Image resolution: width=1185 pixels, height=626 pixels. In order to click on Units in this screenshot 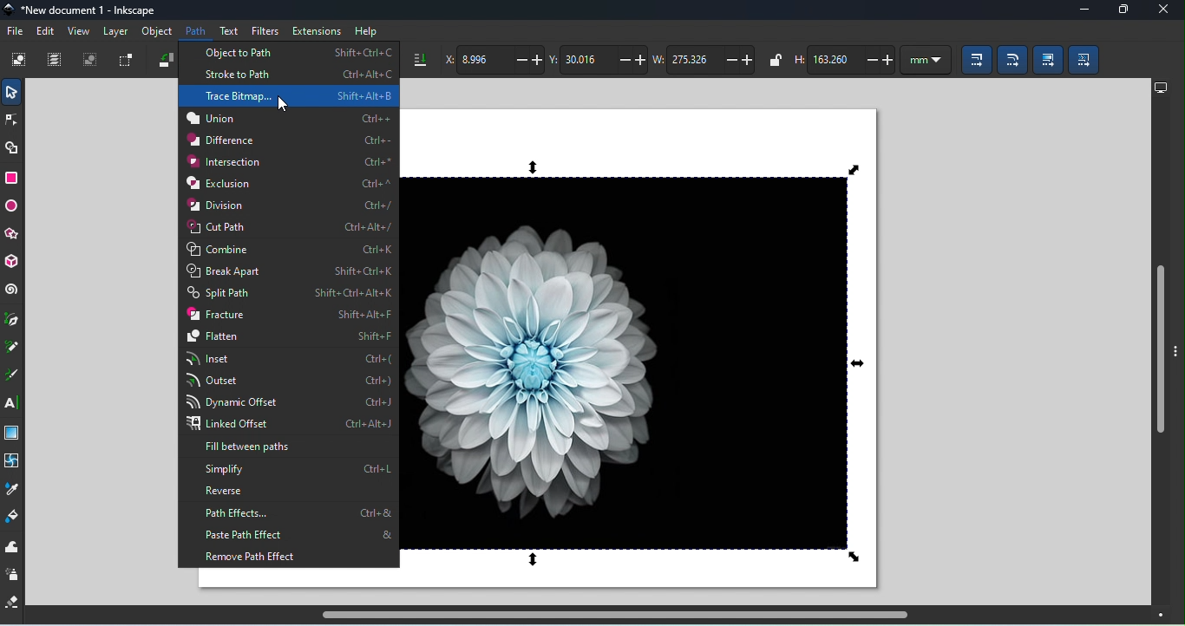, I will do `click(925, 61)`.